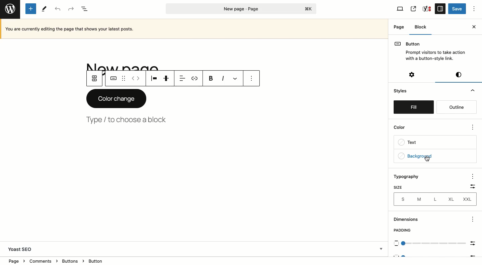 This screenshot has height=265, width=482. I want to click on Move left right, so click(136, 79).